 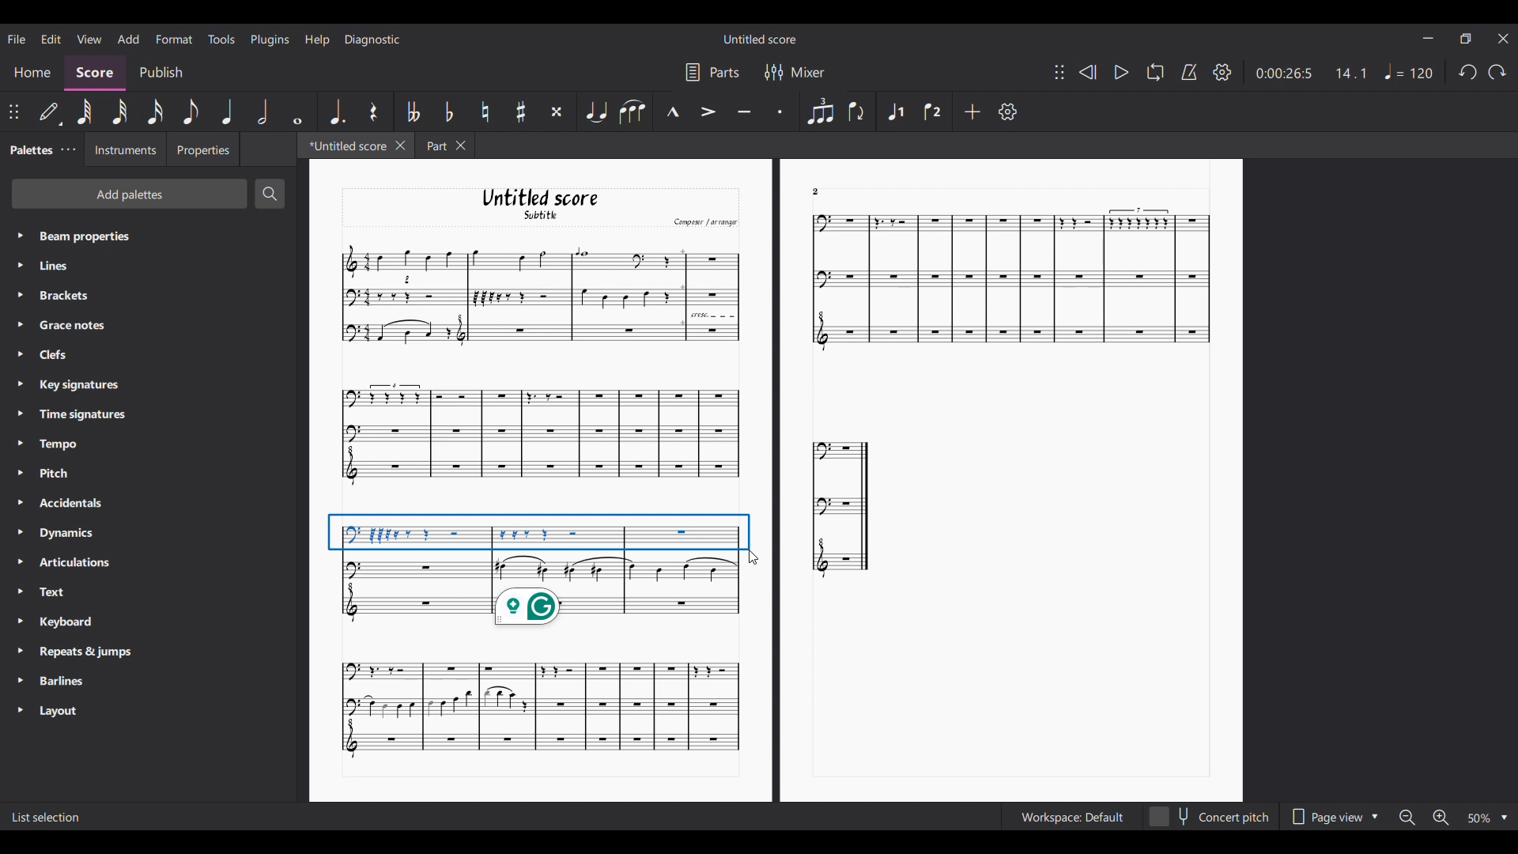 What do you see at coordinates (68, 711) in the screenshot?
I see `> Layout` at bounding box center [68, 711].